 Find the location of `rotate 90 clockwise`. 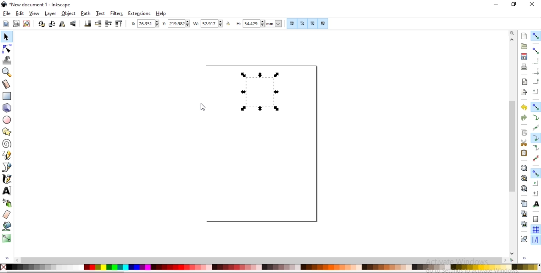

rotate 90 clockwise is located at coordinates (52, 24).